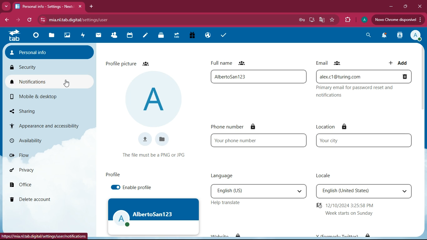 Image resolution: width=427 pixels, height=240 pixels. What do you see at coordinates (36, 185) in the screenshot?
I see `office` at bounding box center [36, 185].